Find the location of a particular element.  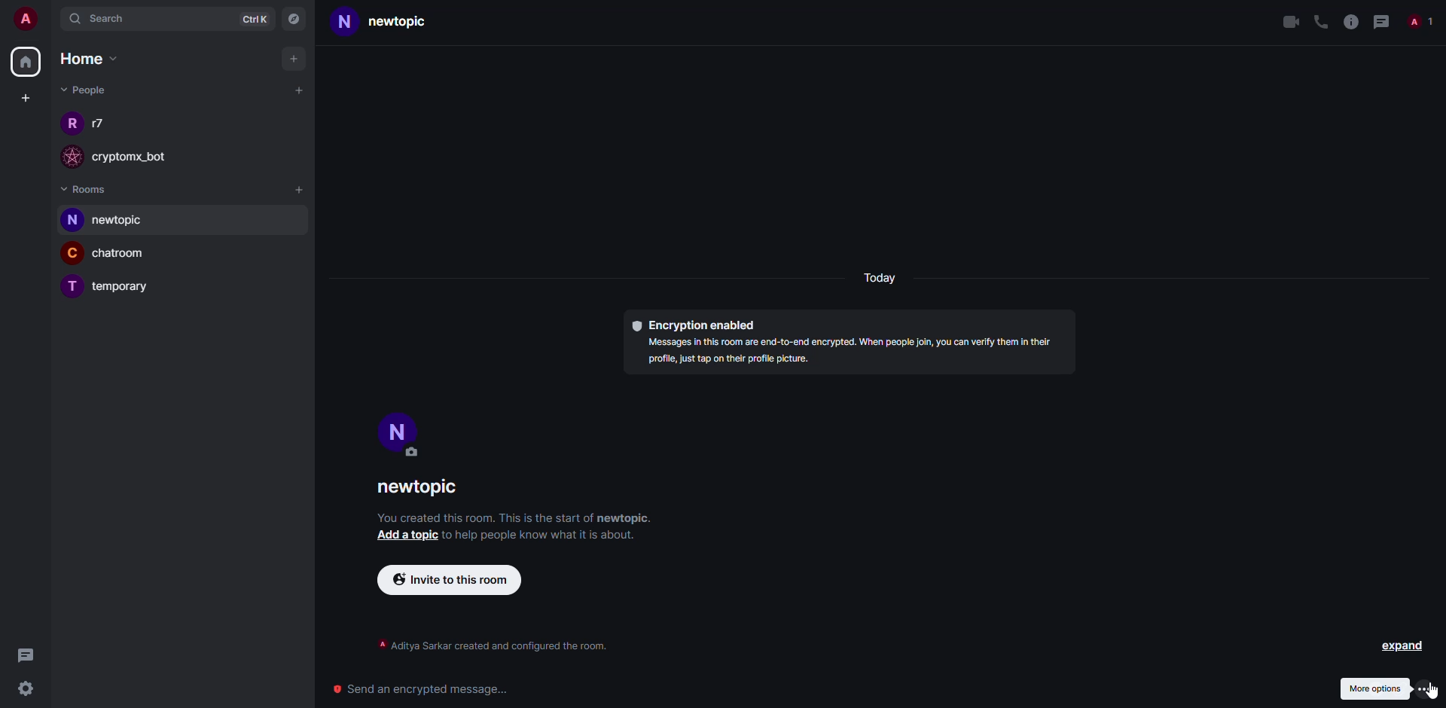

invite is located at coordinates (453, 578).